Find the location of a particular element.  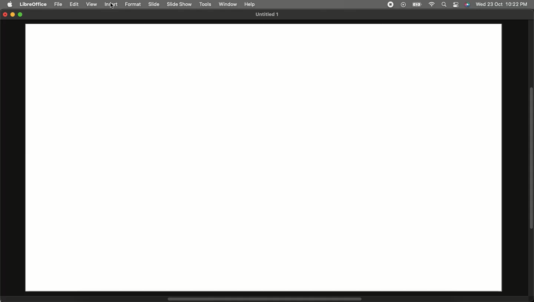

Edit is located at coordinates (75, 4).